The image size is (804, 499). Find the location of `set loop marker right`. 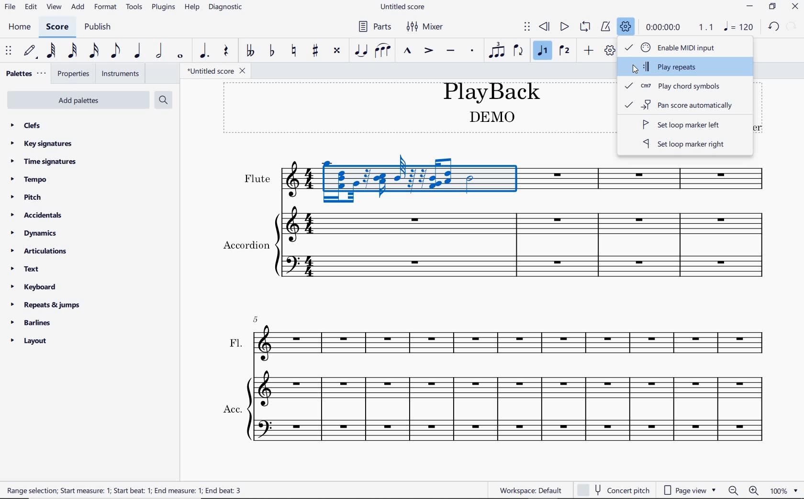

set loop marker right is located at coordinates (684, 144).